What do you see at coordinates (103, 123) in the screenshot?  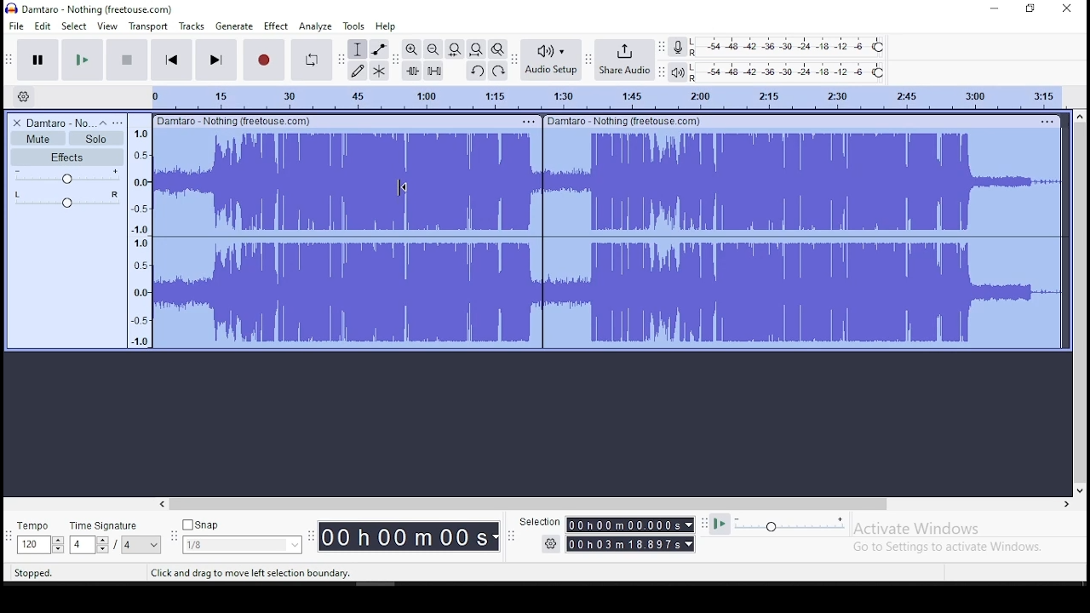 I see `collapse` at bounding box center [103, 123].